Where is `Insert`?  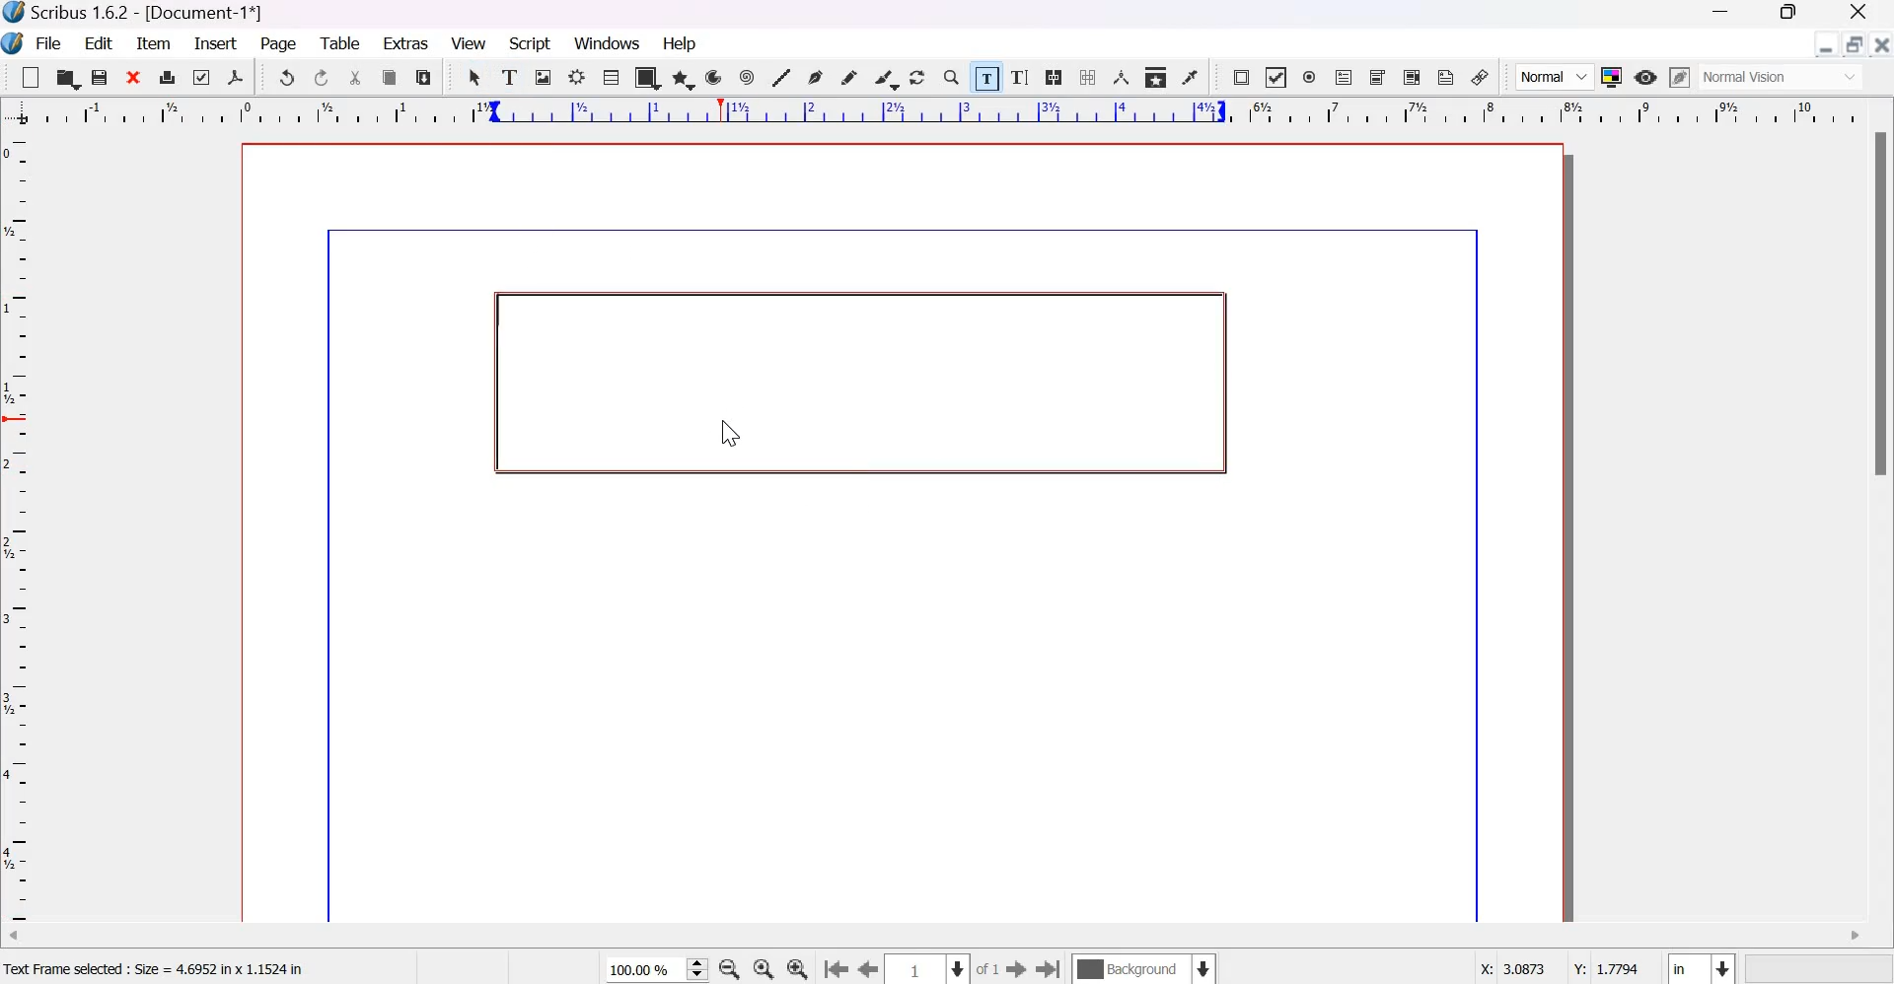
Insert is located at coordinates (216, 43).